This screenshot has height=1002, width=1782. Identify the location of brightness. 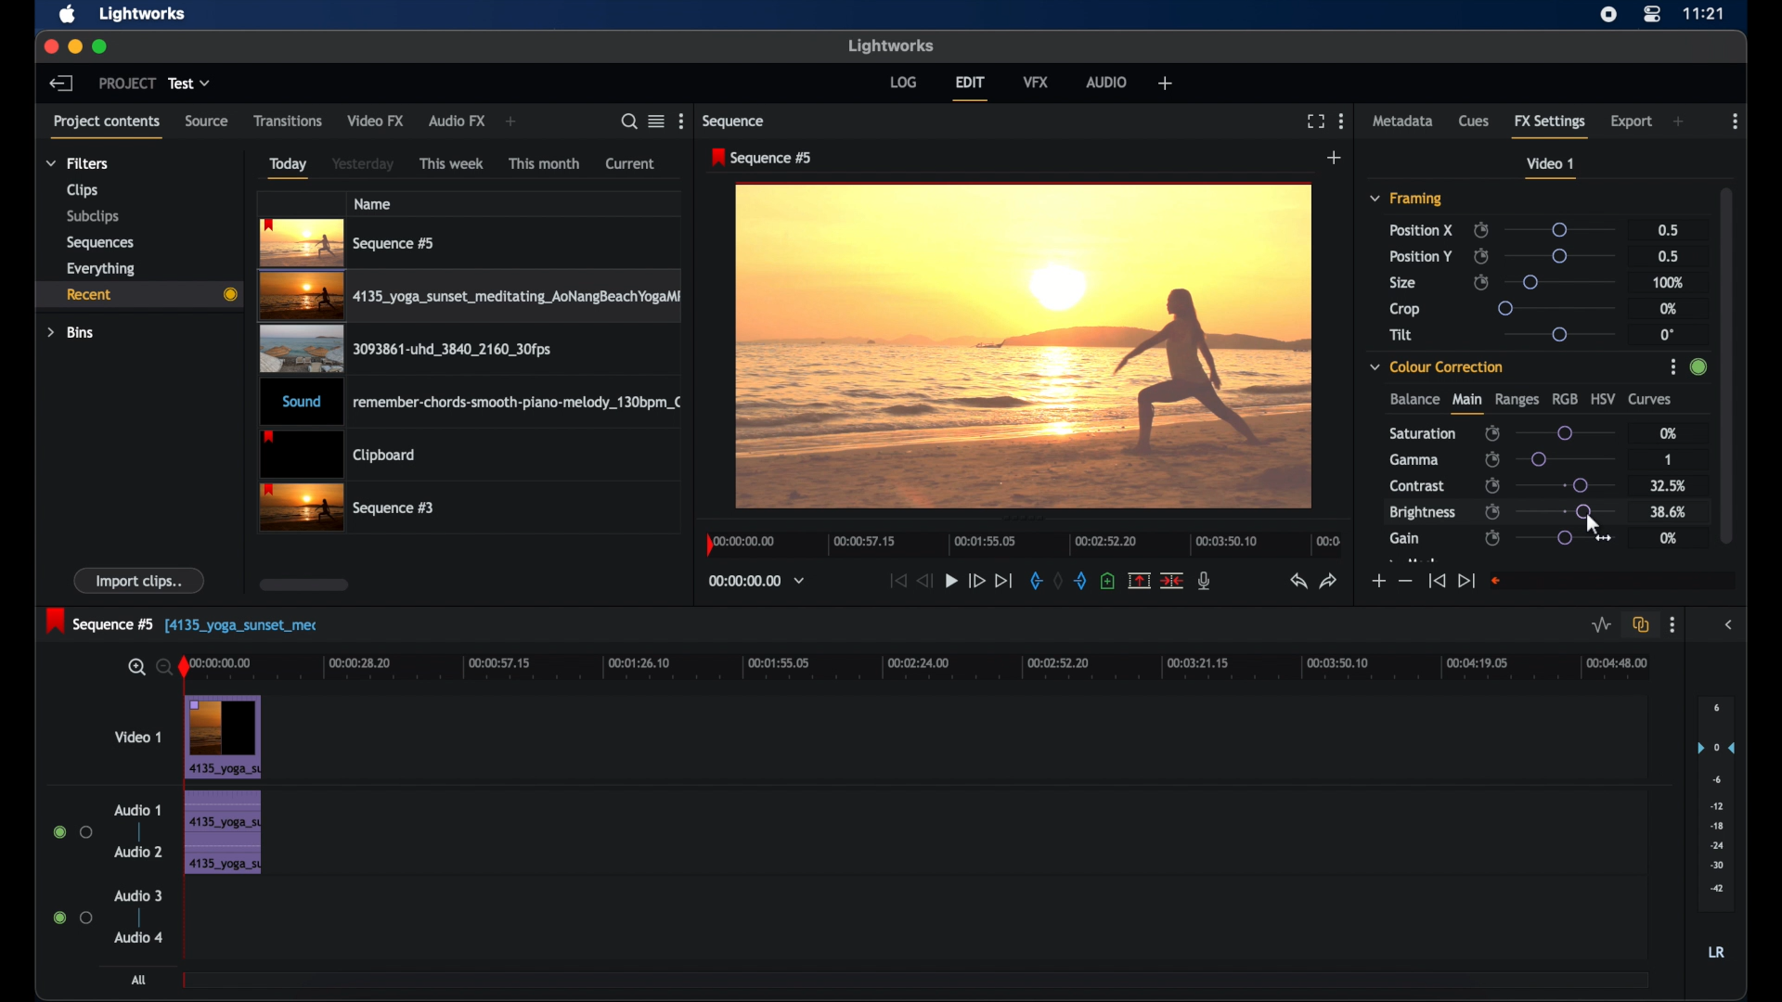
(1421, 513).